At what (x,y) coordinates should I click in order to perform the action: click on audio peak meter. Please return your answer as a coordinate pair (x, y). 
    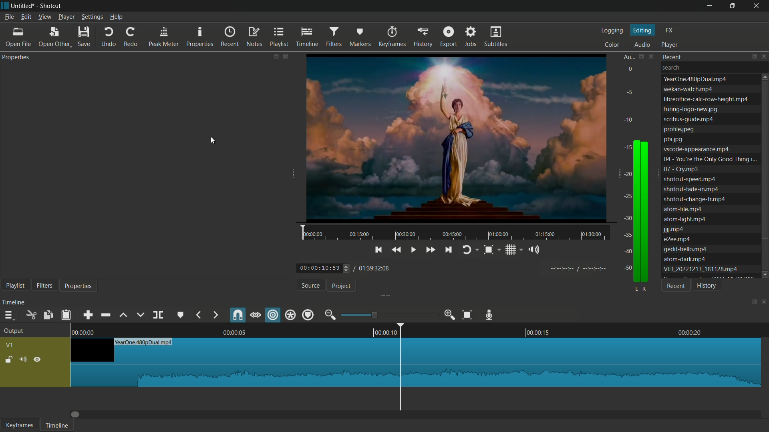
    Looking at the image, I should click on (628, 58).